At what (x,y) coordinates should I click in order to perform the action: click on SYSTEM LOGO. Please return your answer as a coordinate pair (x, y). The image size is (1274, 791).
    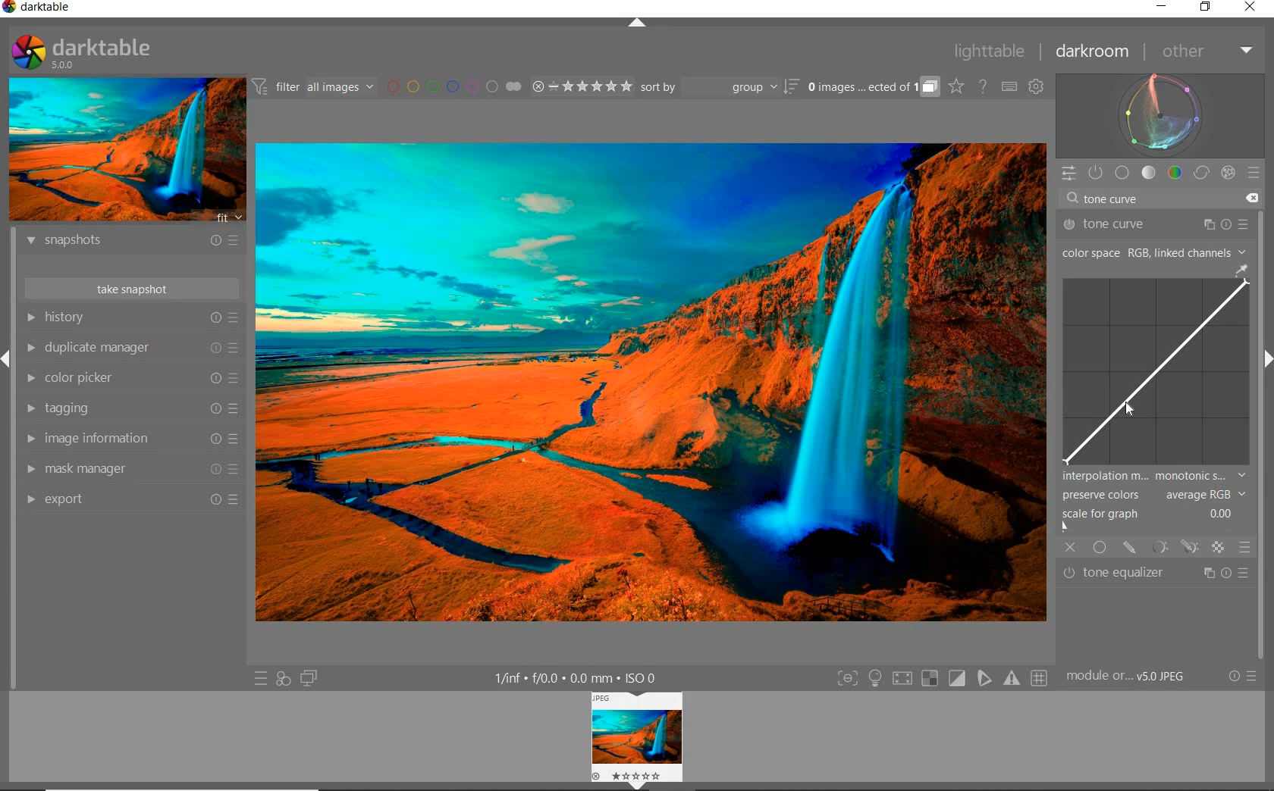
    Looking at the image, I should click on (82, 52).